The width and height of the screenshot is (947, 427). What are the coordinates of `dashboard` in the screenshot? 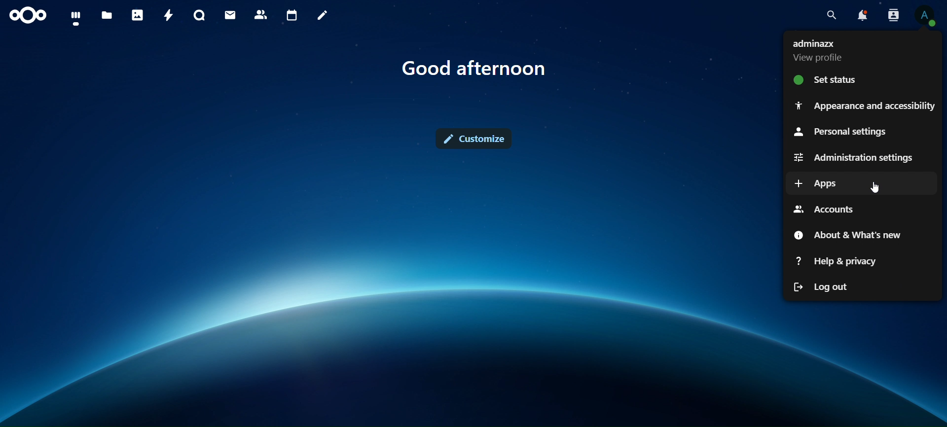 It's located at (74, 17).